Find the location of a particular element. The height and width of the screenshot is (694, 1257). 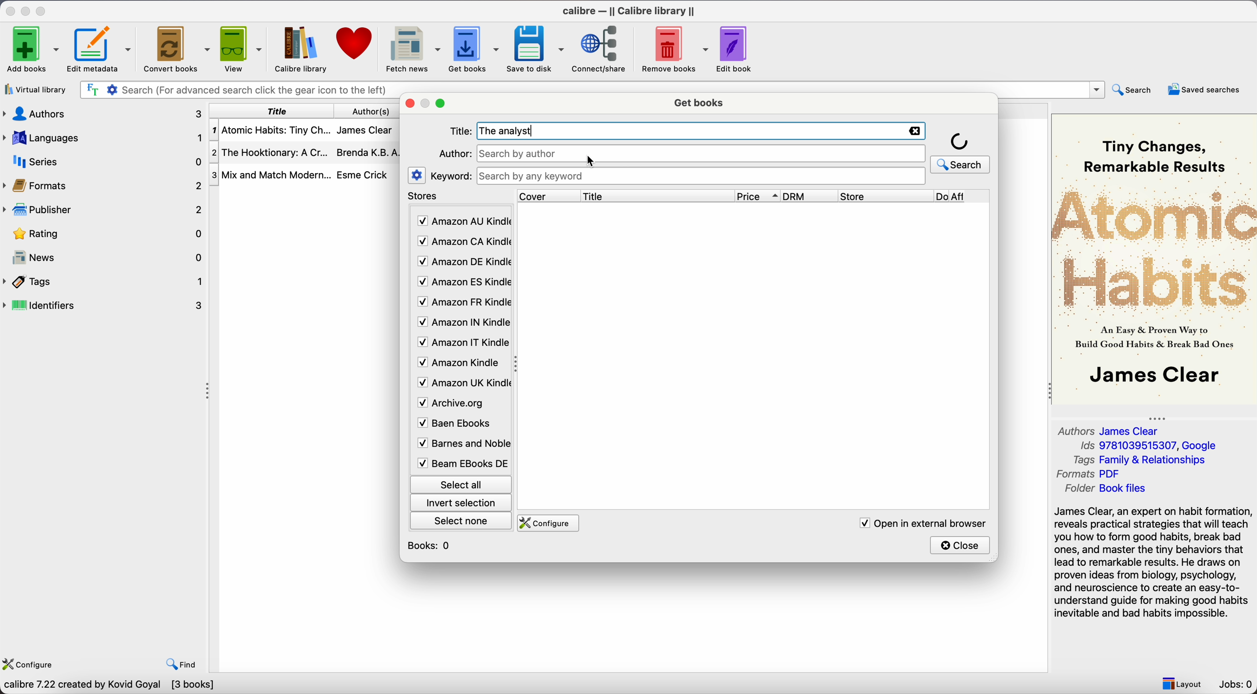

search bar is located at coordinates (702, 176).